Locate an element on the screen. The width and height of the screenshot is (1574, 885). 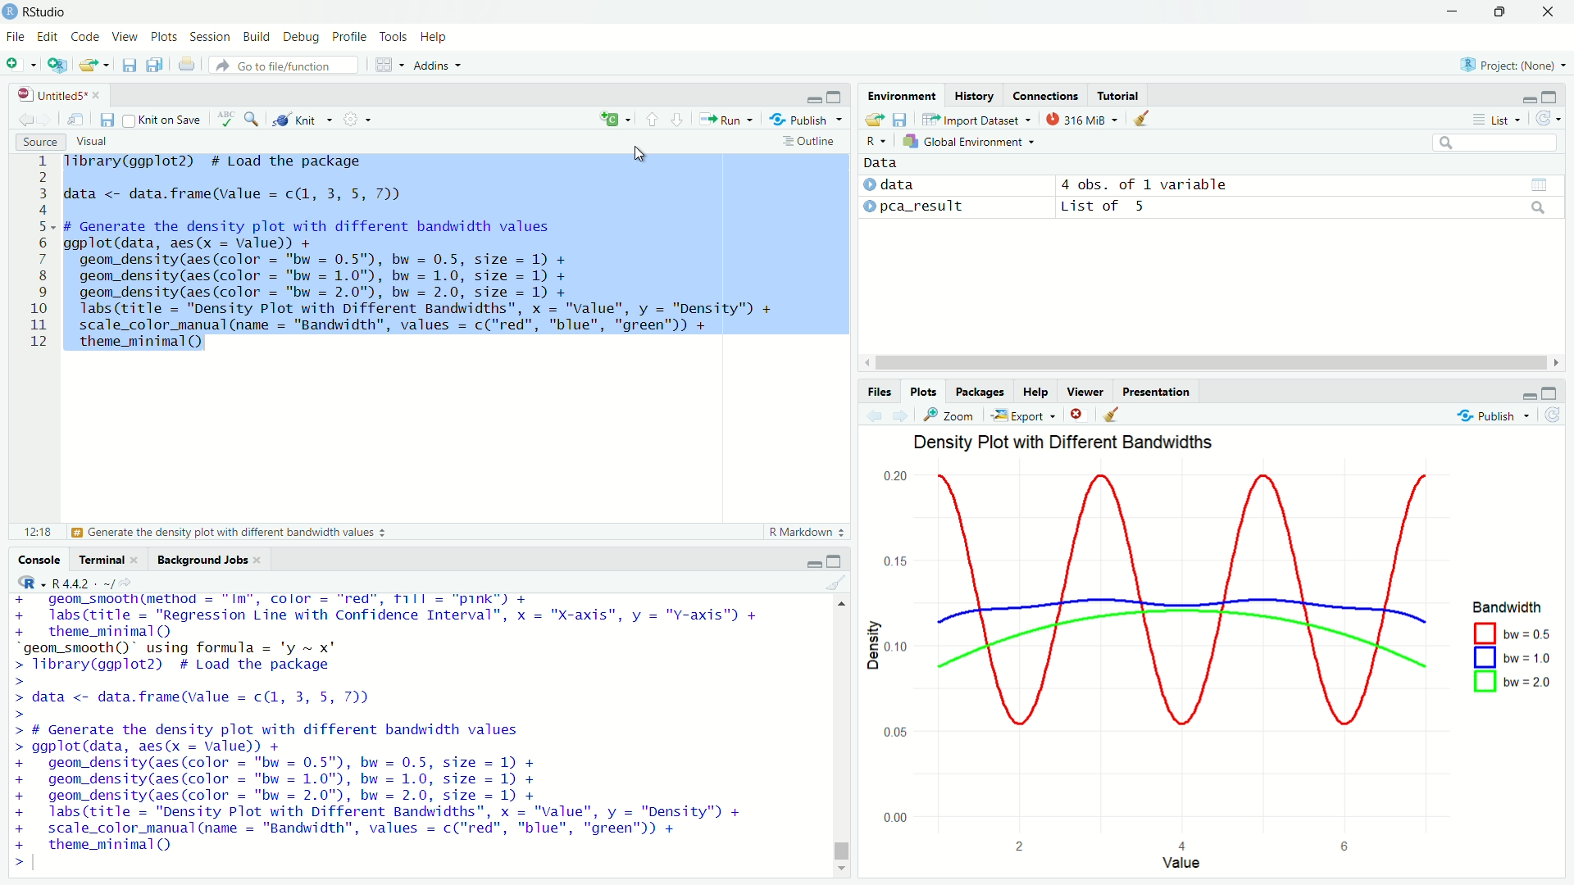
316 MiB is located at coordinates (1081, 119).